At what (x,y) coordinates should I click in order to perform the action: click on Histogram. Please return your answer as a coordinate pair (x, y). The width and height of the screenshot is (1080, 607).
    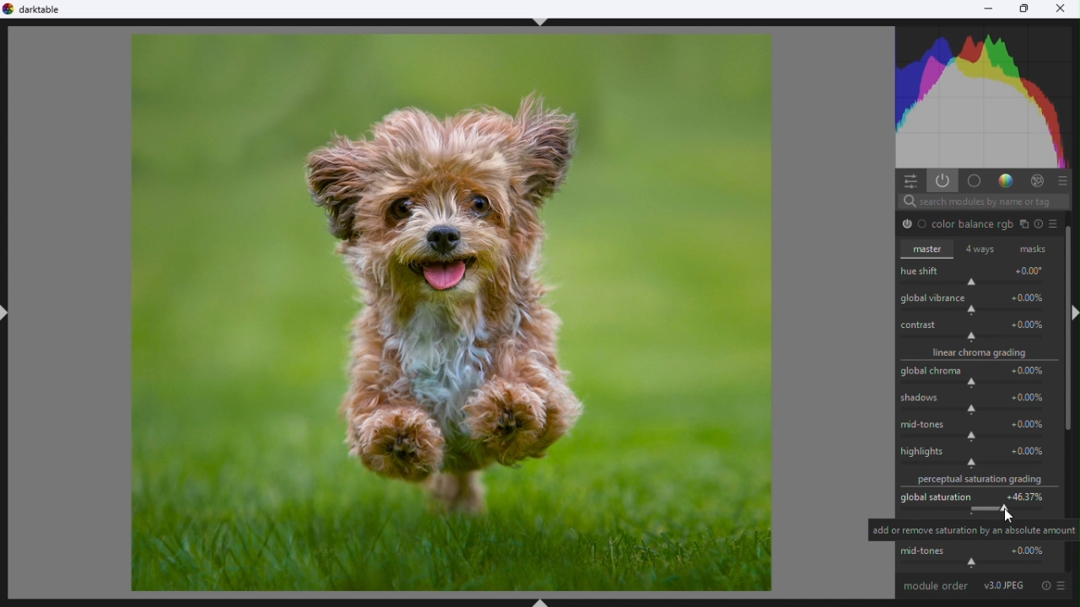
    Looking at the image, I should click on (985, 96).